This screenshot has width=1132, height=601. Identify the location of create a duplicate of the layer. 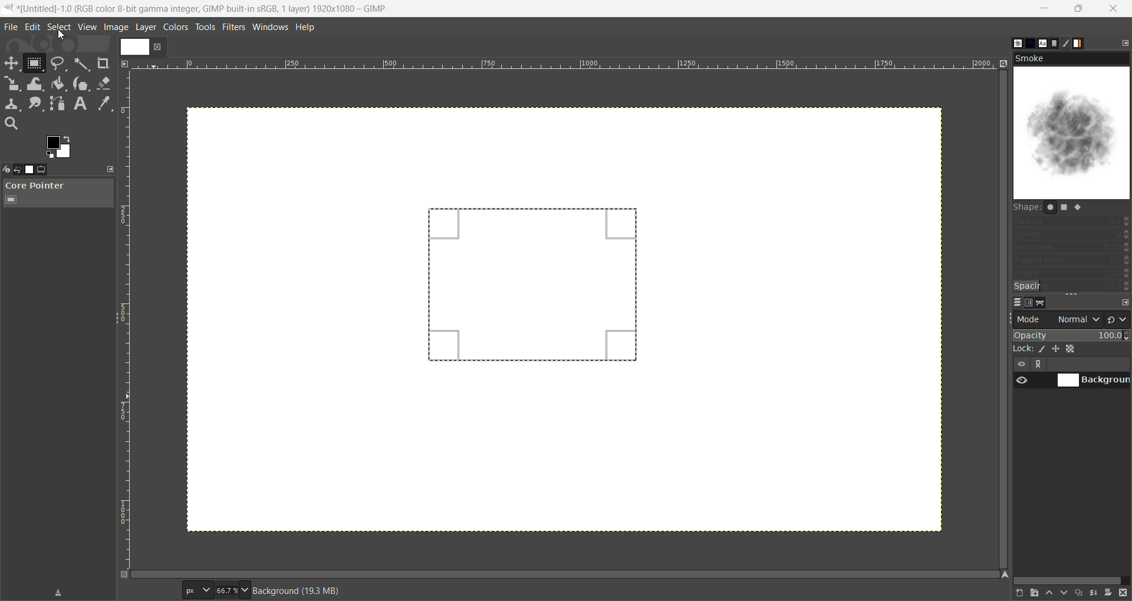
(1078, 593).